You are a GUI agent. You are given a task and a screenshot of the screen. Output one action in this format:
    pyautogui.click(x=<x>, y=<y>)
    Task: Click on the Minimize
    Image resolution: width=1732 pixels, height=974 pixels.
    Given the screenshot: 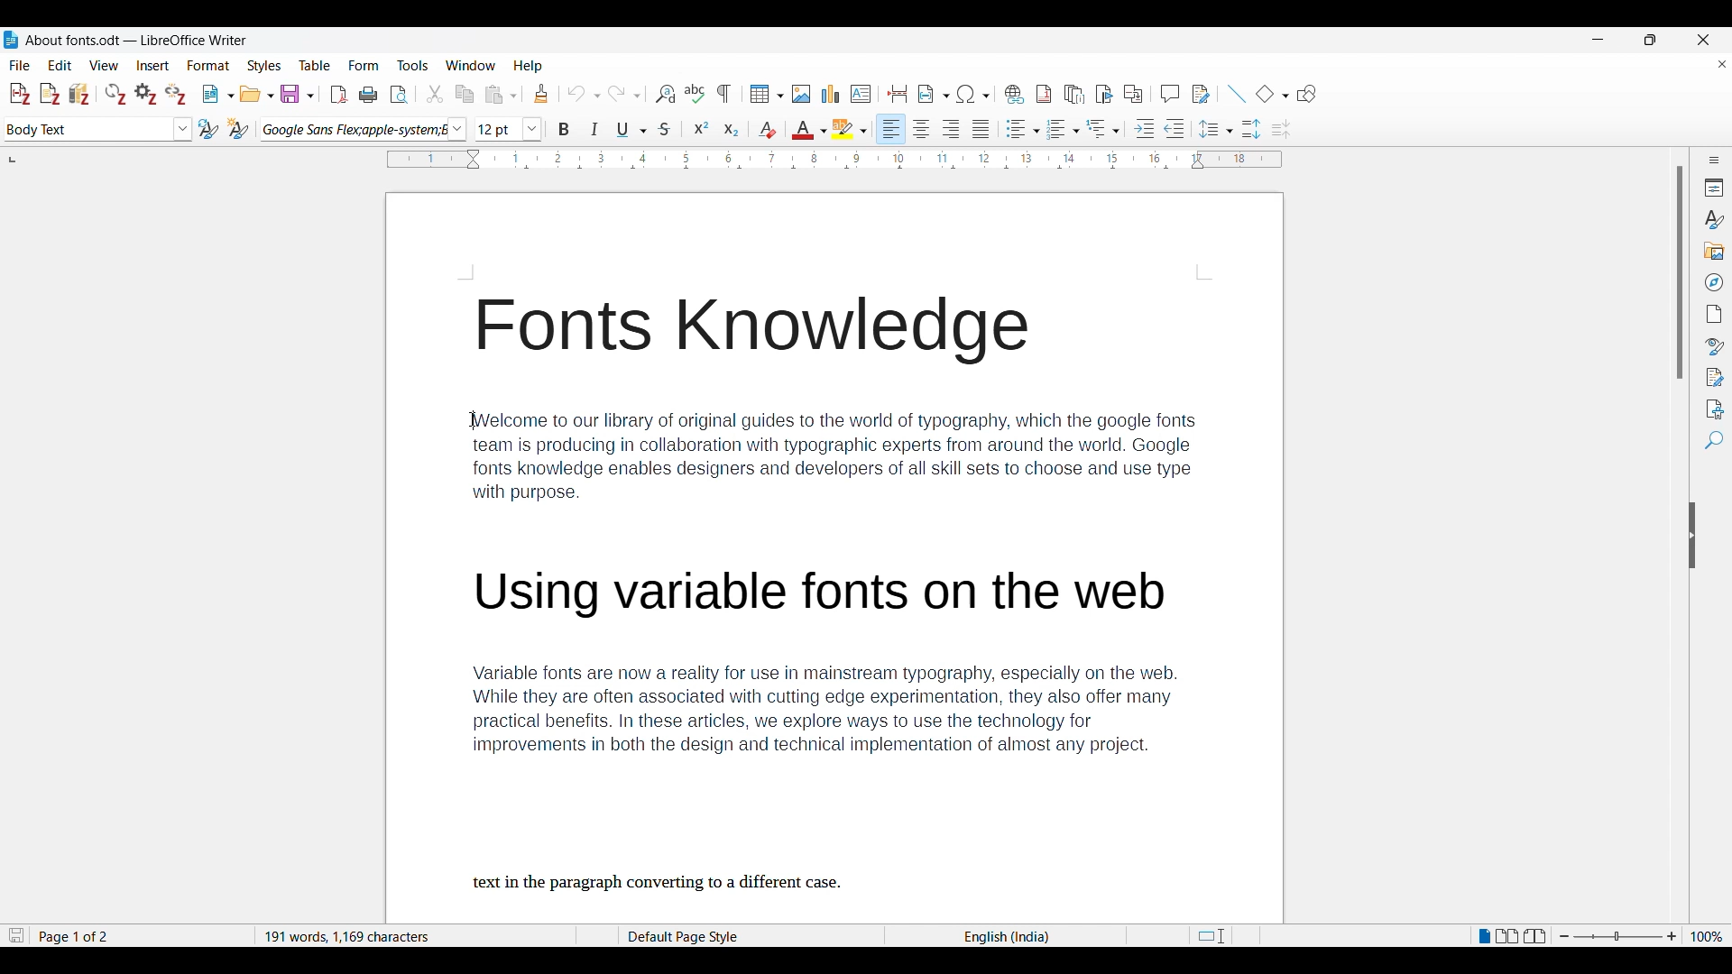 What is the action you would take?
    pyautogui.click(x=1598, y=40)
    